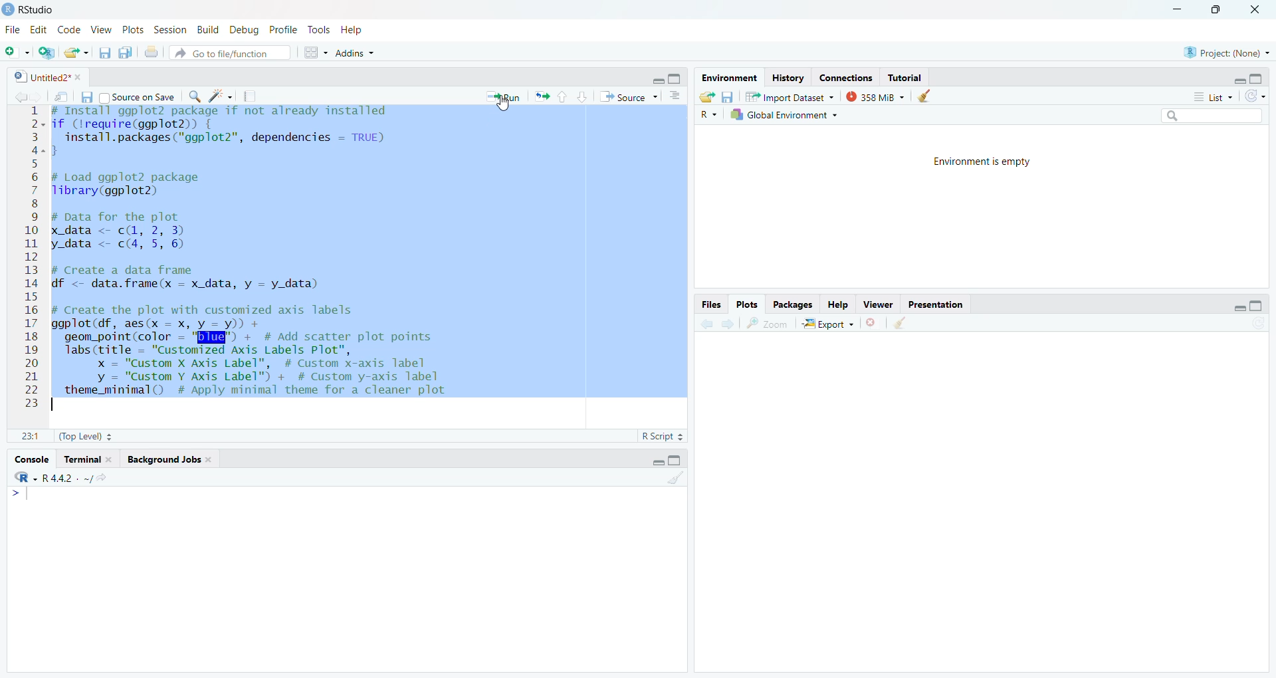  What do you see at coordinates (545, 98) in the screenshot?
I see `export` at bounding box center [545, 98].